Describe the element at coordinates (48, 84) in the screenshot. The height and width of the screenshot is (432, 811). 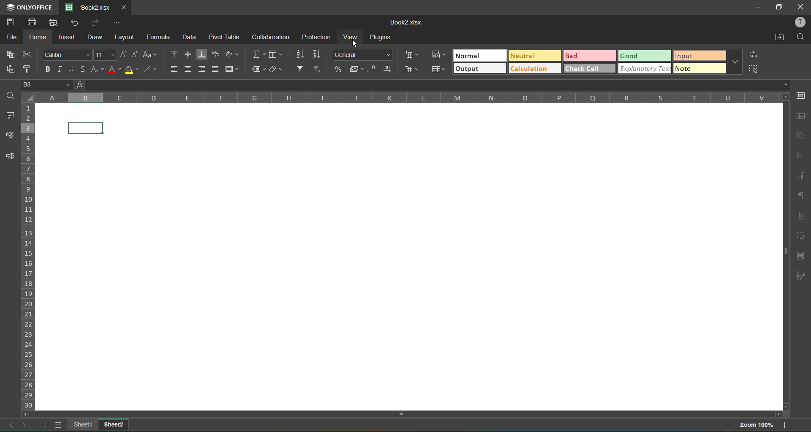
I see `B3` at that location.